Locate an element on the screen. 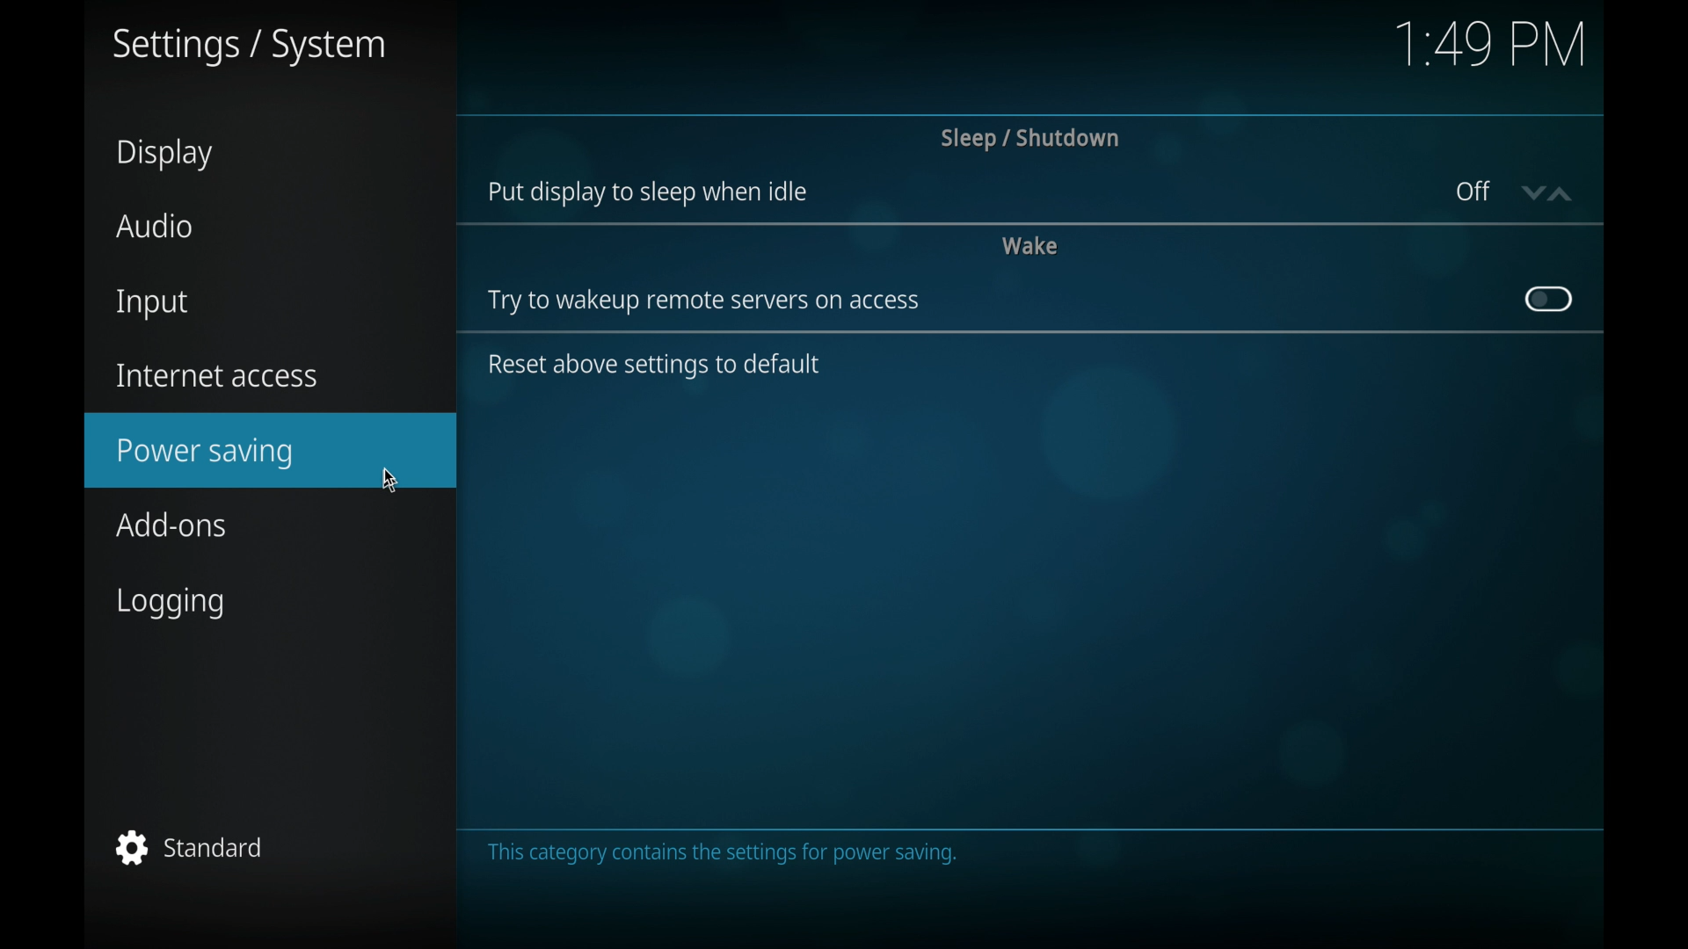  toggle button is located at coordinates (1546, 299).